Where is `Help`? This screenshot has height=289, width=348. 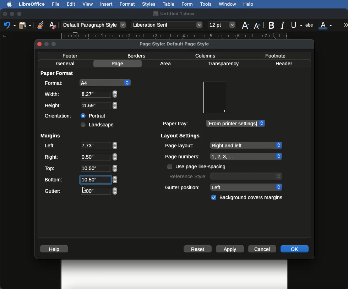
Help is located at coordinates (248, 4).